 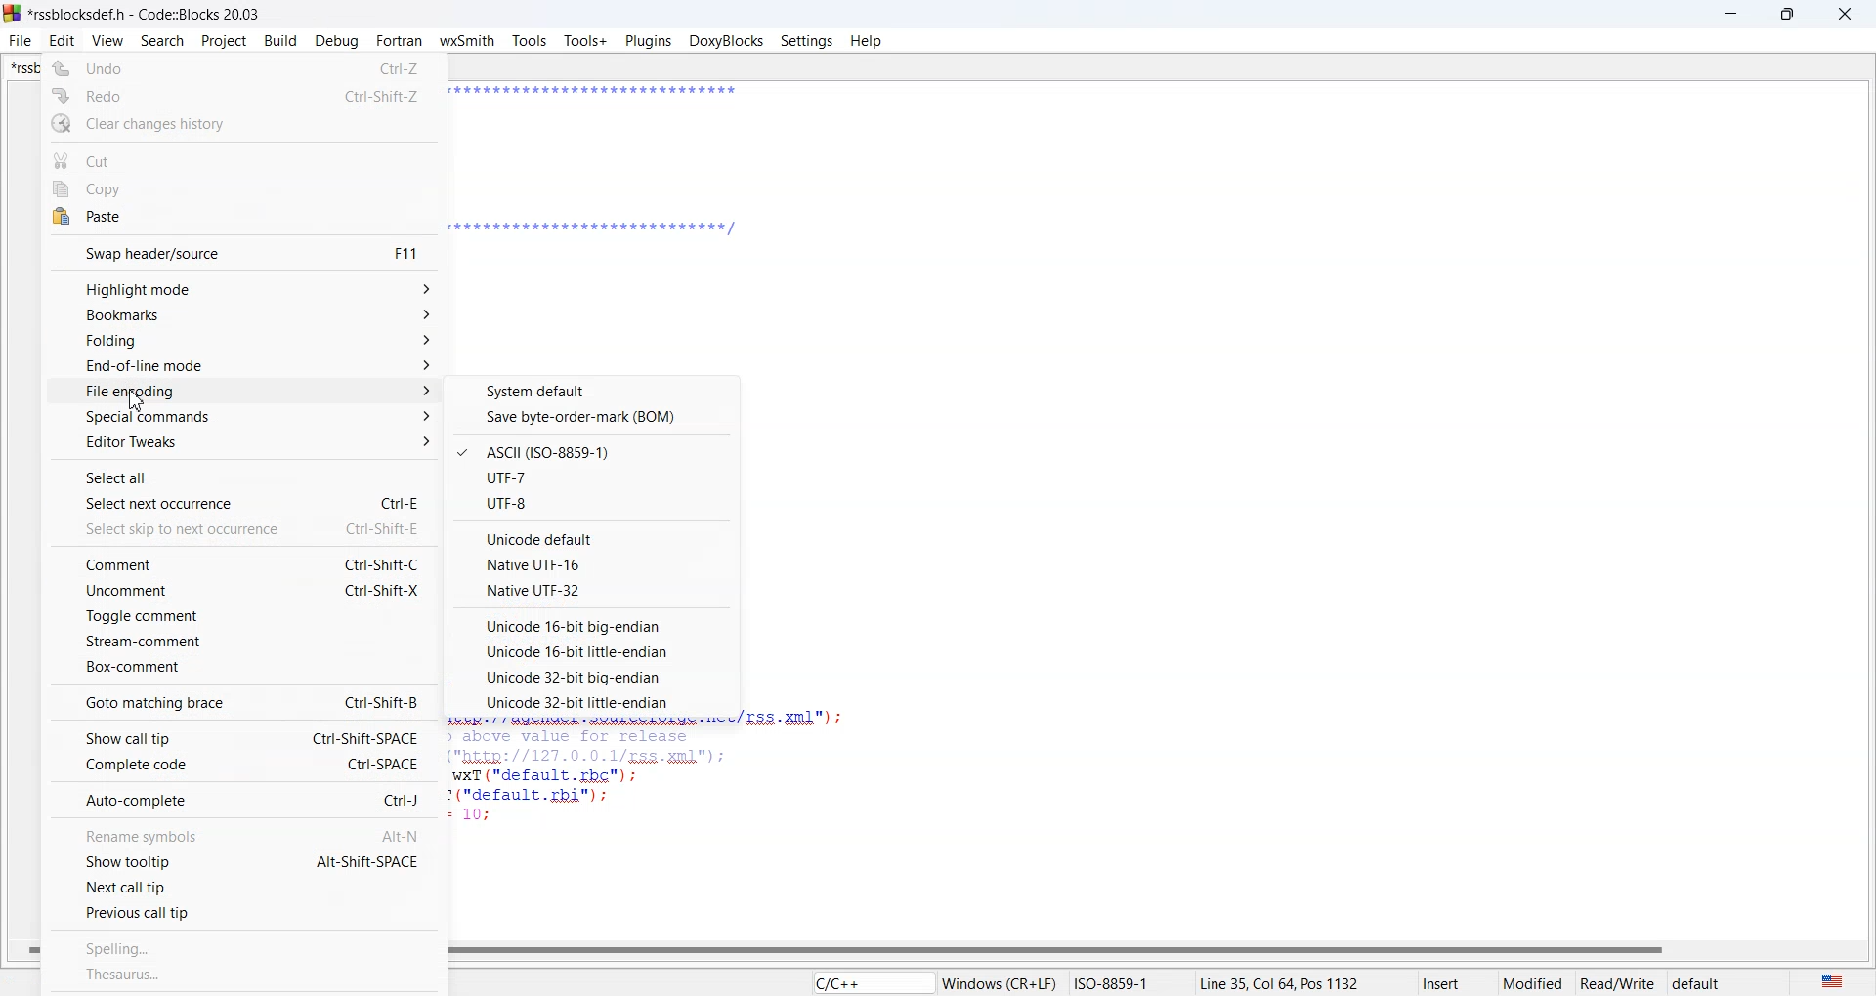 What do you see at coordinates (594, 417) in the screenshot?
I see `Save byte-order-mark` at bounding box center [594, 417].